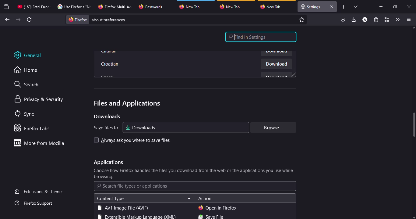 The image size is (416, 219). What do you see at coordinates (6, 20) in the screenshot?
I see `back` at bounding box center [6, 20].